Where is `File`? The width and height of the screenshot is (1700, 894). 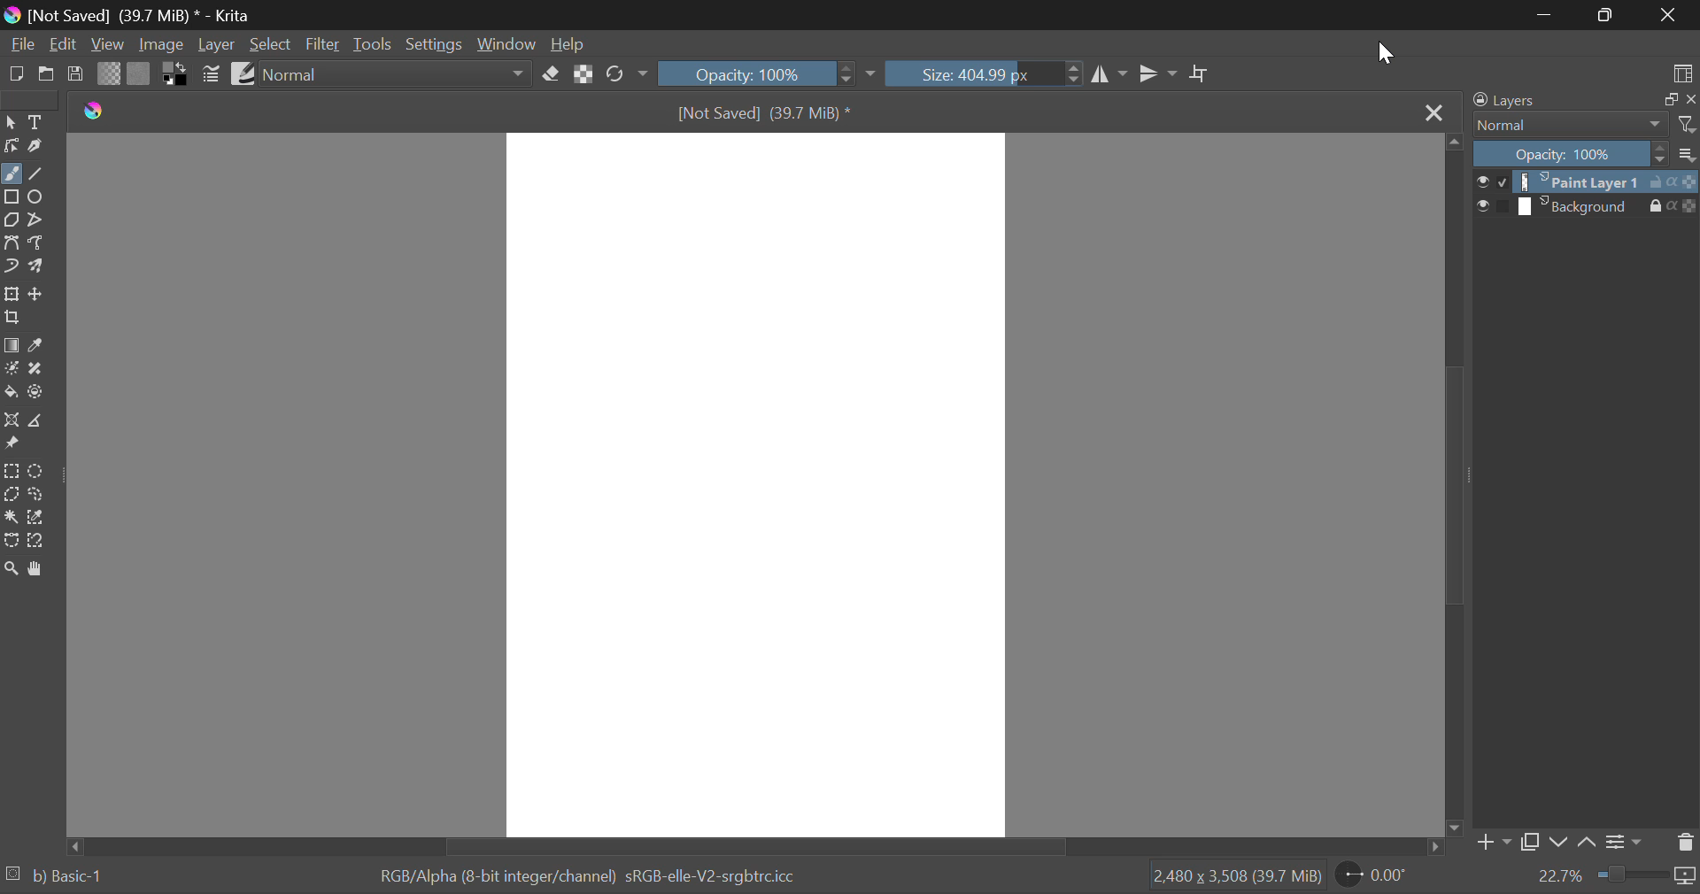
File is located at coordinates (21, 44).